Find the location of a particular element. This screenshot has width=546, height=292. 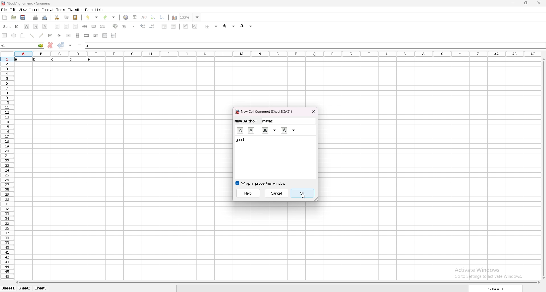

undo is located at coordinates (92, 17).